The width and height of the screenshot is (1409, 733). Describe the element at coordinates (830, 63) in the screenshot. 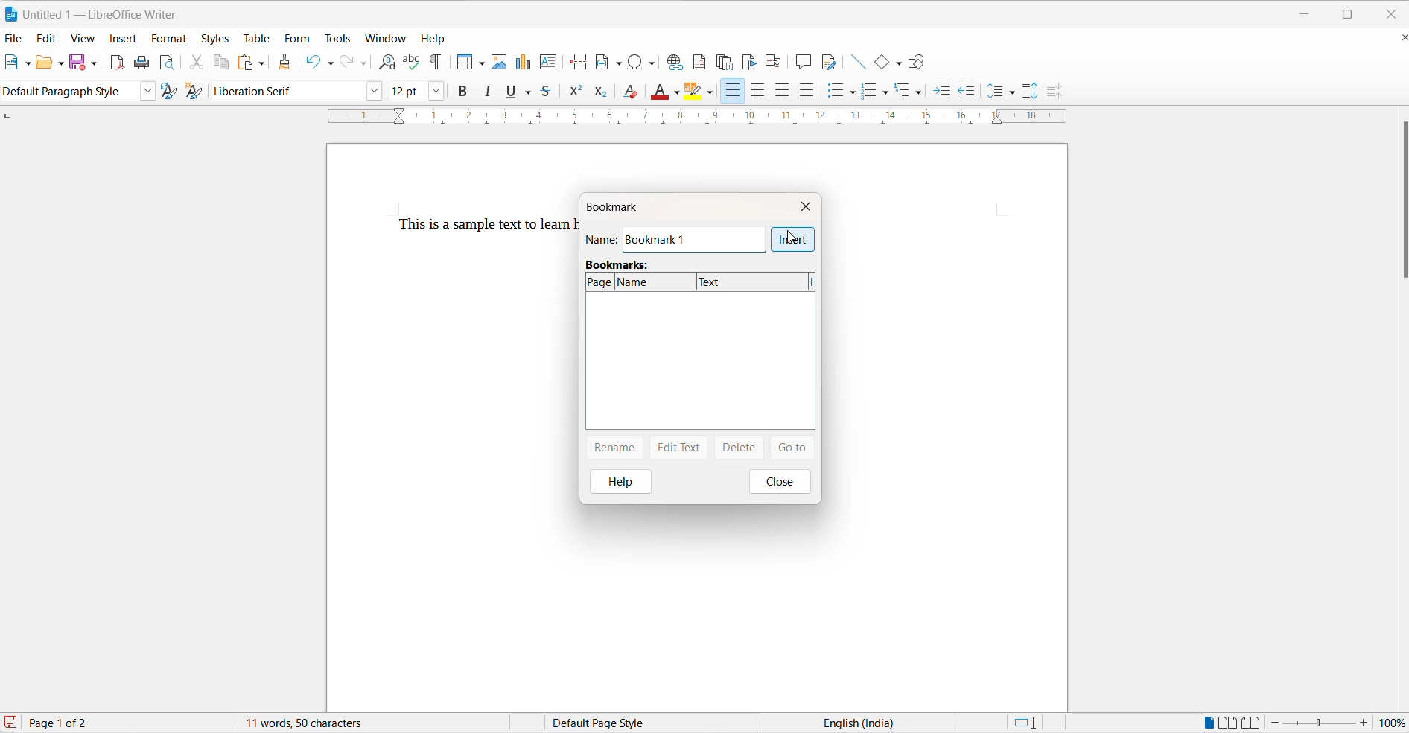

I see `track changes` at that location.